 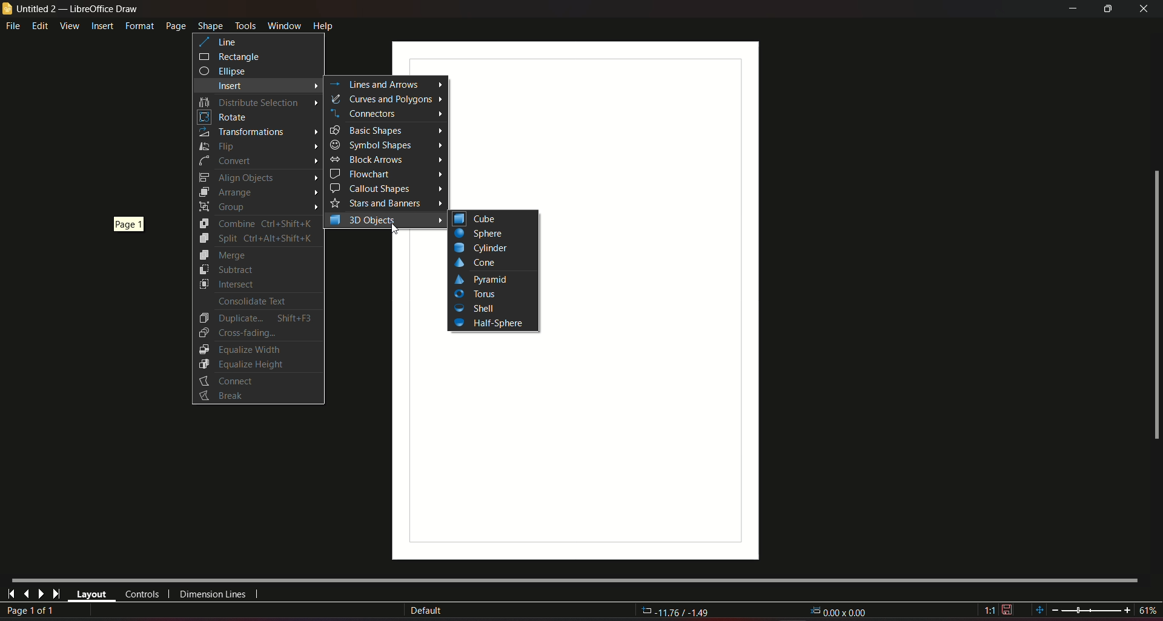 I want to click on scrollbar, so click(x=1155, y=306).